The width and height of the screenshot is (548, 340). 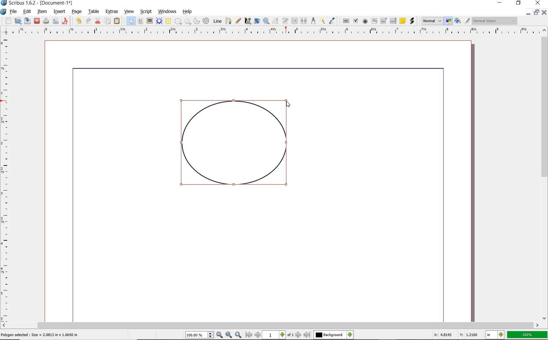 What do you see at coordinates (27, 12) in the screenshot?
I see `EDIT` at bounding box center [27, 12].